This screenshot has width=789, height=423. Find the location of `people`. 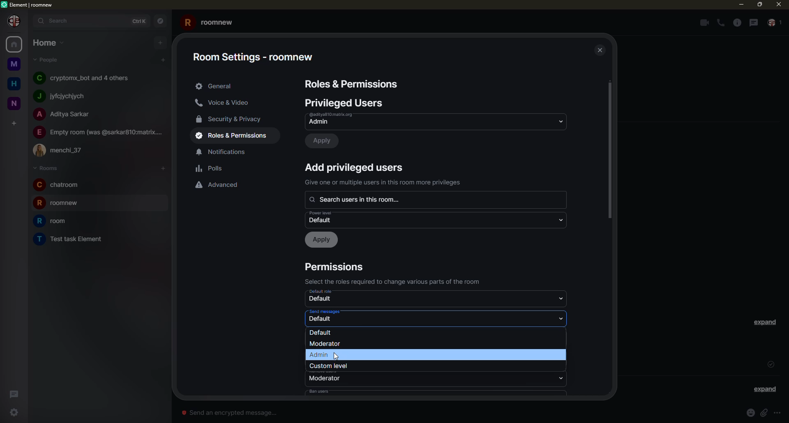

people is located at coordinates (775, 23).